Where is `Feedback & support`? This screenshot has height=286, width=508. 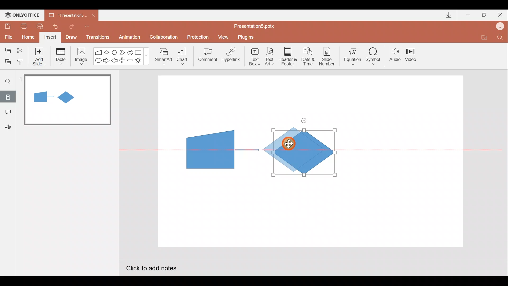 Feedback & support is located at coordinates (8, 127).